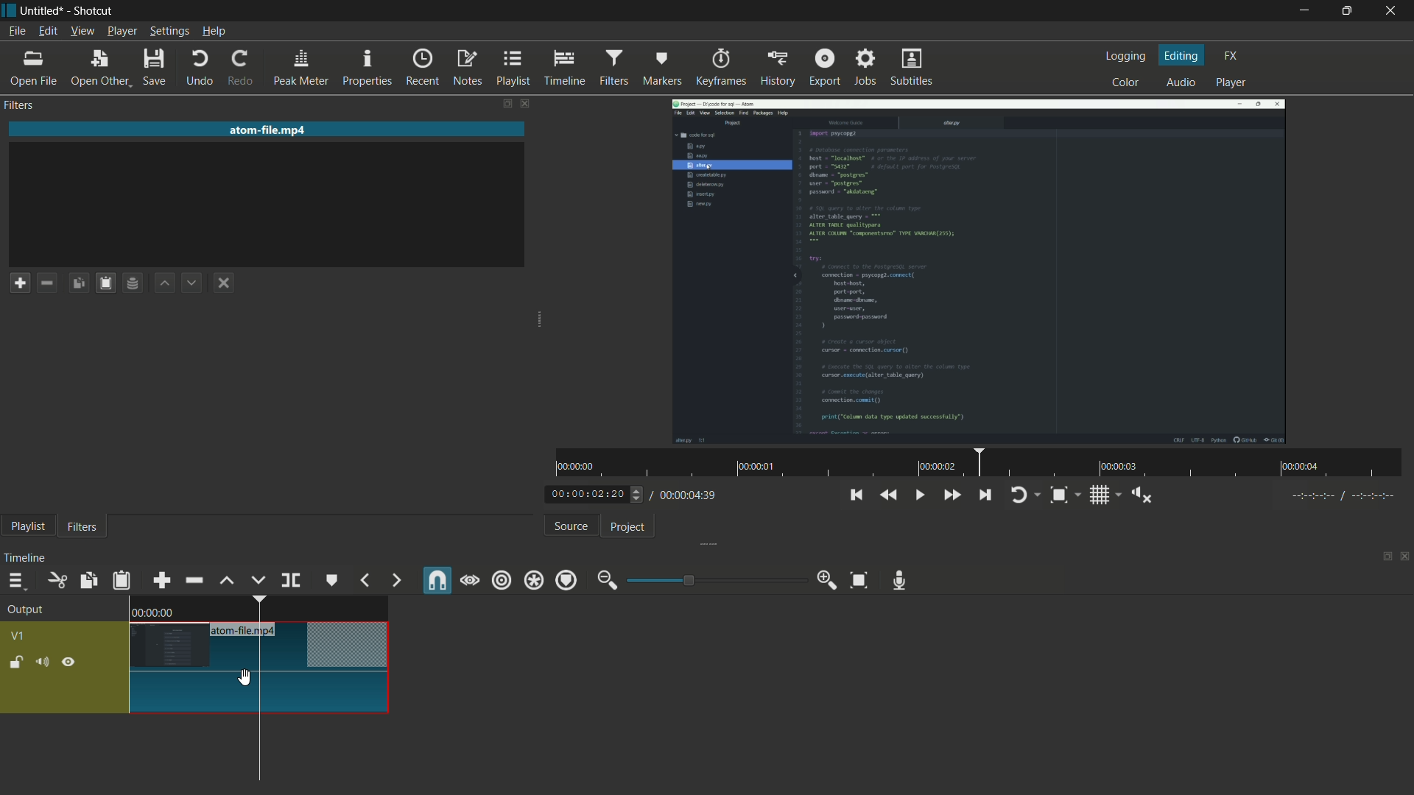 The width and height of the screenshot is (1414, 795). Describe the element at coordinates (1126, 83) in the screenshot. I see `color` at that location.